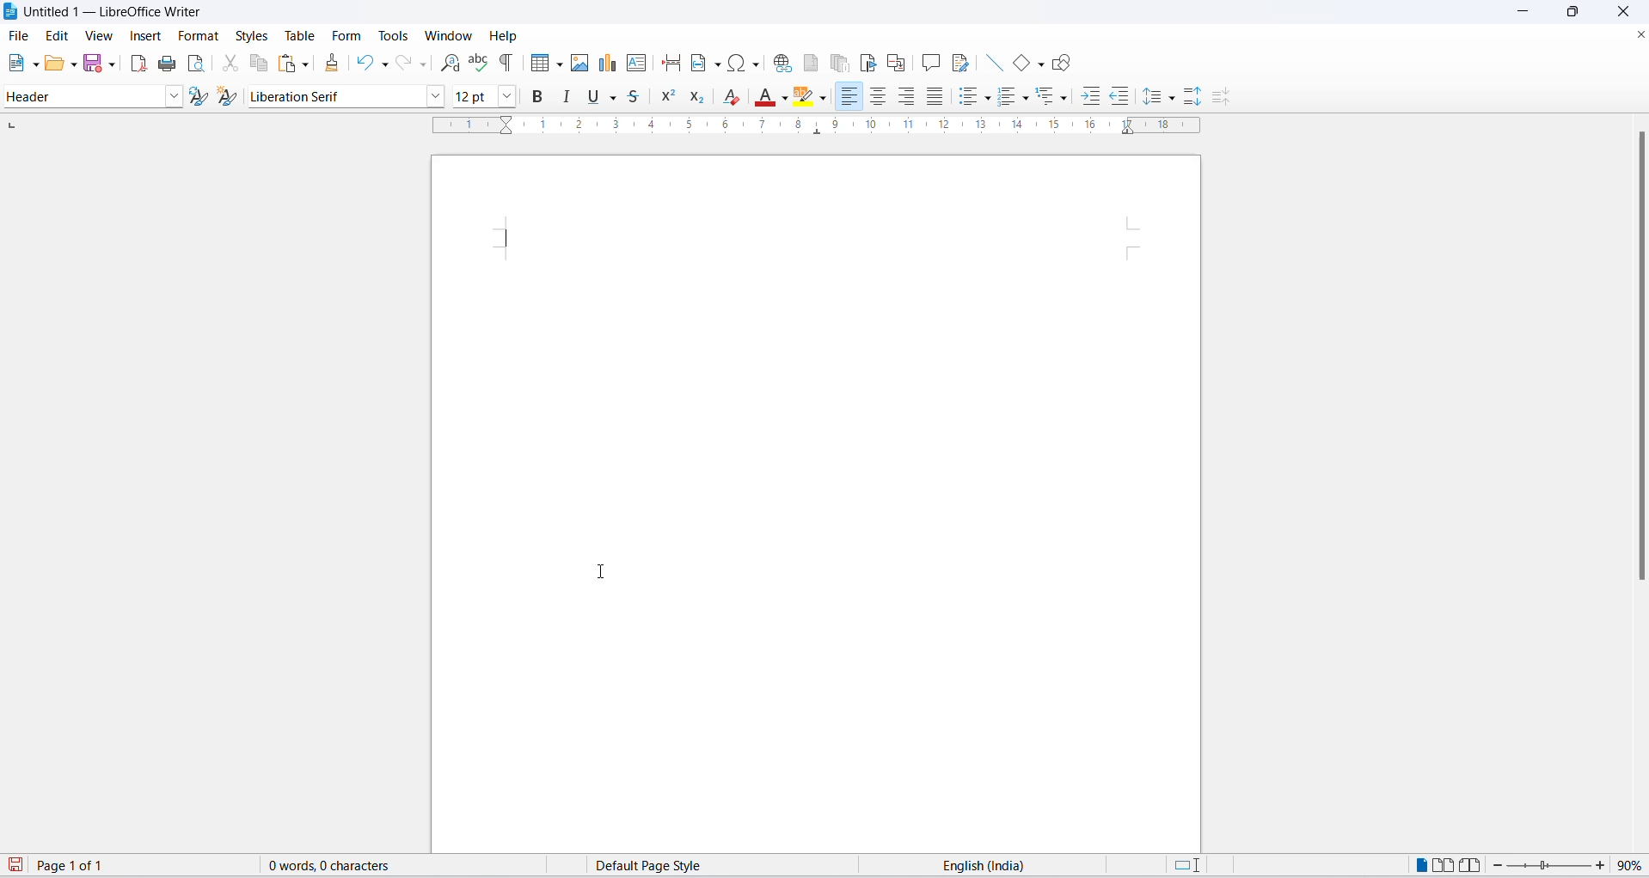  What do you see at coordinates (198, 96) in the screenshot?
I see `update selected style` at bounding box center [198, 96].